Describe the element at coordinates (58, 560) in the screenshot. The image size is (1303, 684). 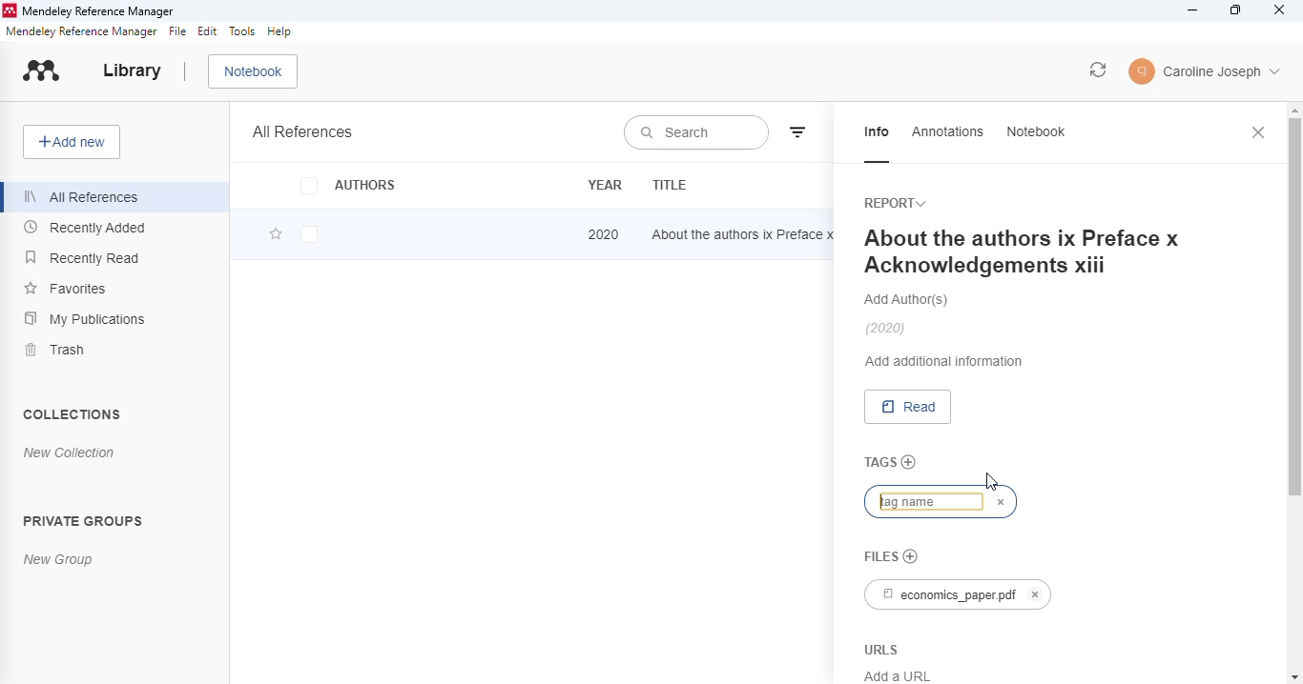
I see `new group` at that location.